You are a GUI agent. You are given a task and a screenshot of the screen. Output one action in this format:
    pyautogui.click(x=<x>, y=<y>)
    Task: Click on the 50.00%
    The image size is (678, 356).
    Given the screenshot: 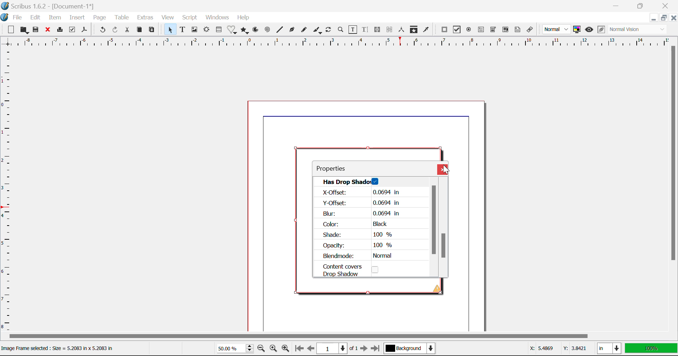 What is the action you would take?
    pyautogui.click(x=233, y=348)
    